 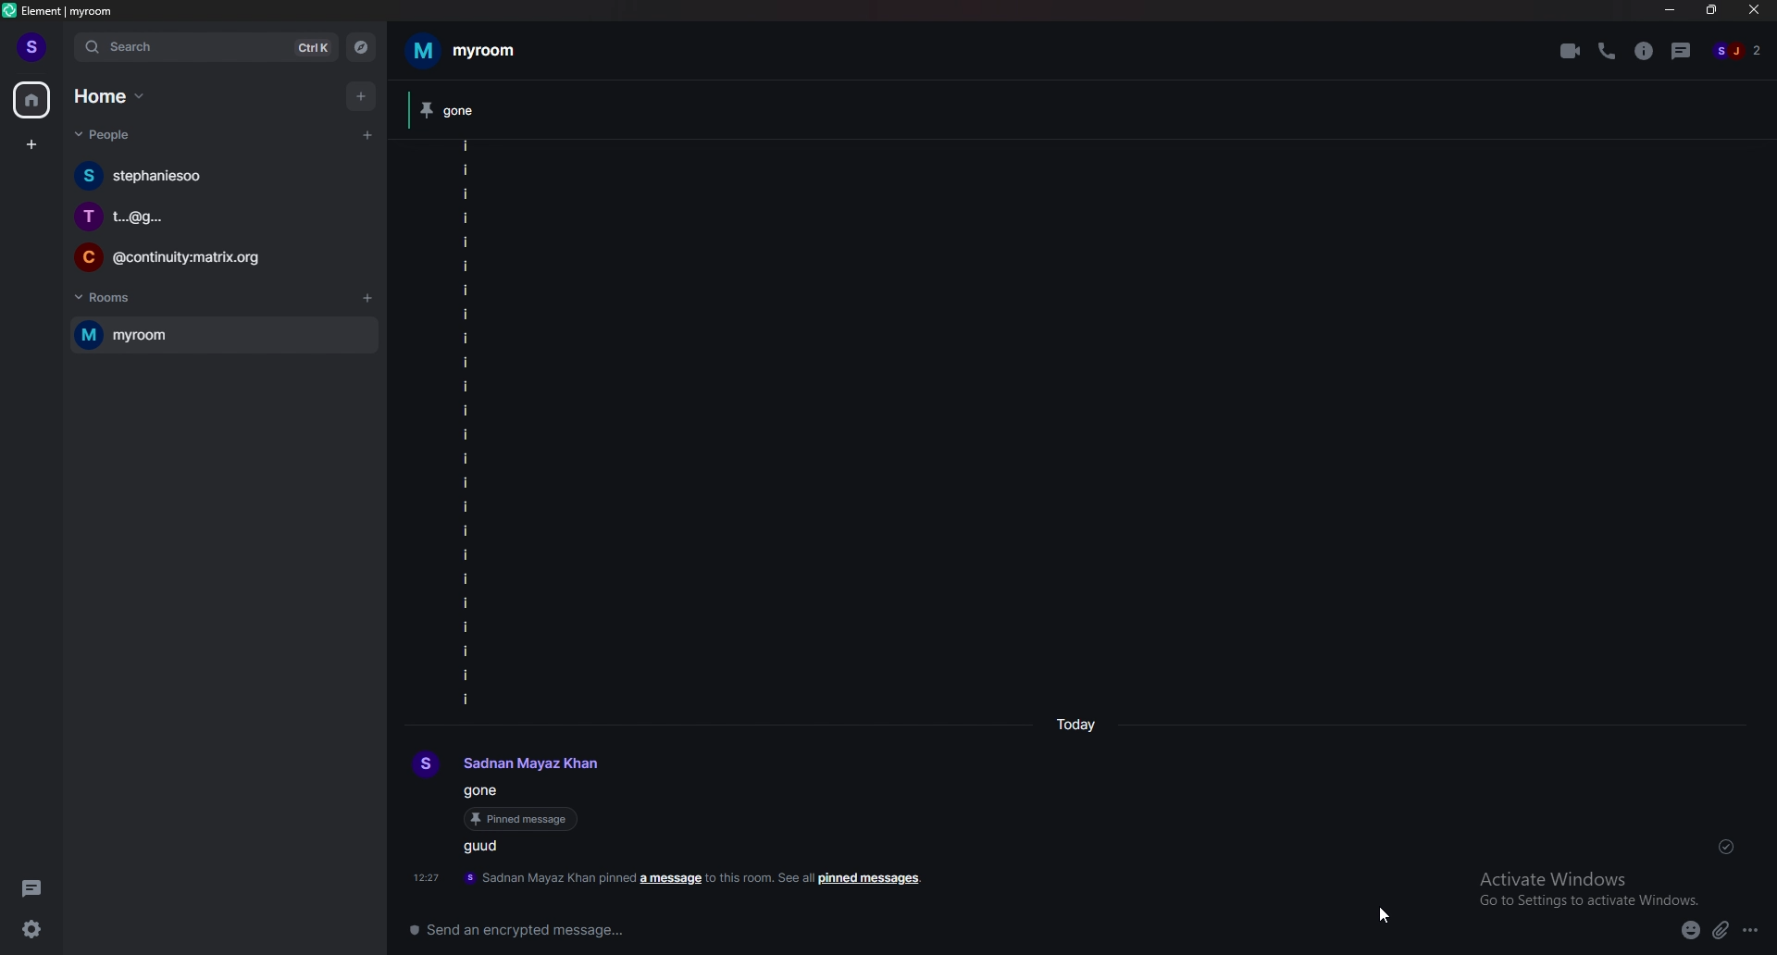 What do you see at coordinates (206, 47) in the screenshot?
I see `search bar` at bounding box center [206, 47].